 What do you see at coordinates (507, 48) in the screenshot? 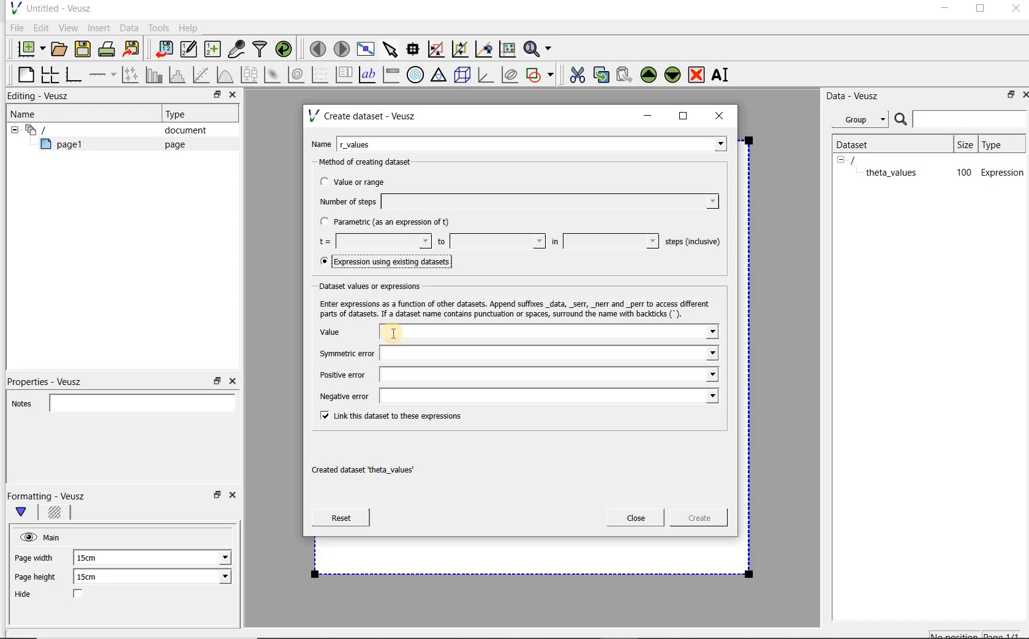
I see `click to reset graph axes` at bounding box center [507, 48].